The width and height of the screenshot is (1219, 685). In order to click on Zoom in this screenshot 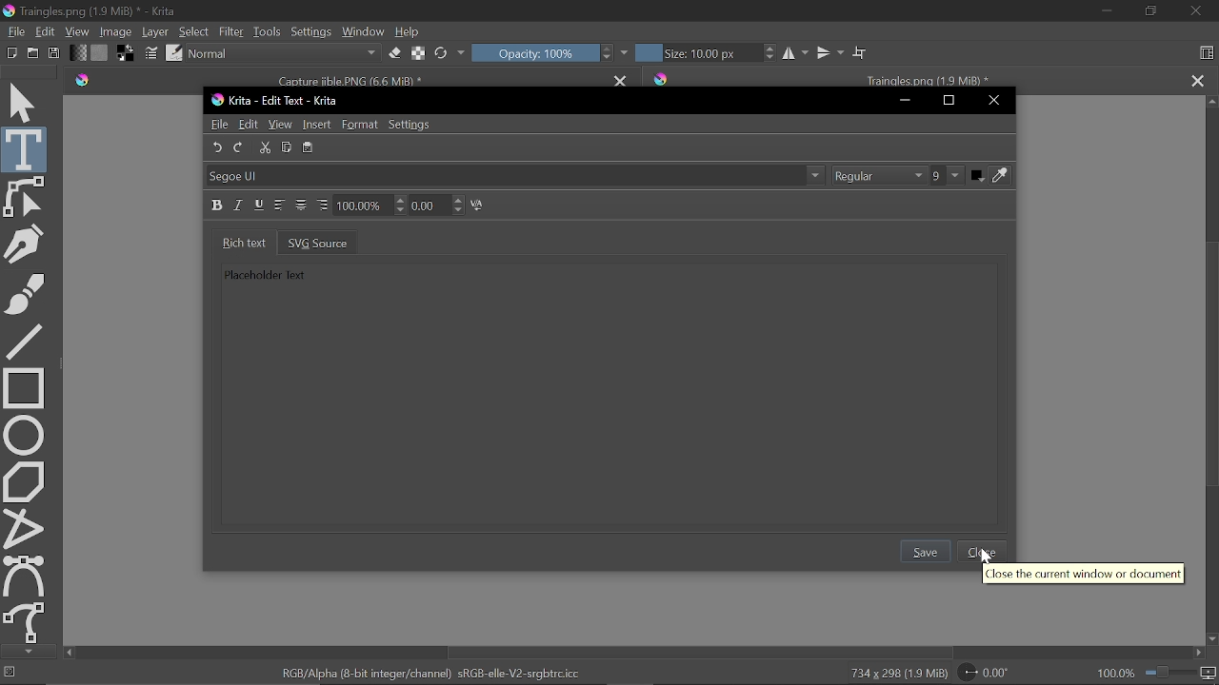, I will do `click(1181, 675)`.